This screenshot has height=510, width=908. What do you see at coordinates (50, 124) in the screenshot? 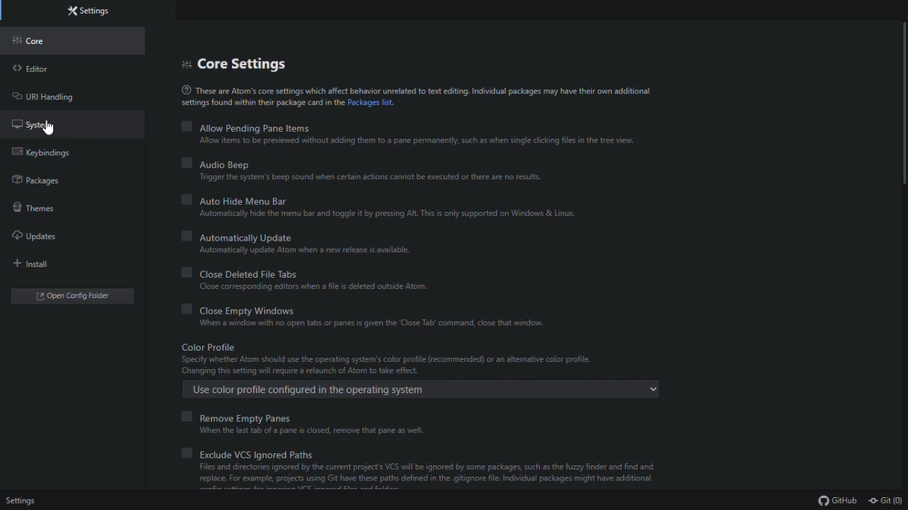
I see `System` at bounding box center [50, 124].